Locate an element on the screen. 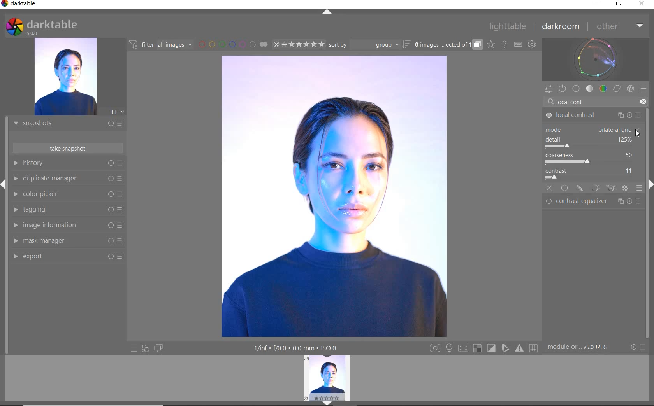 The width and height of the screenshot is (654, 406). FILTER BY IMAGE COLOR LABEL is located at coordinates (233, 44).